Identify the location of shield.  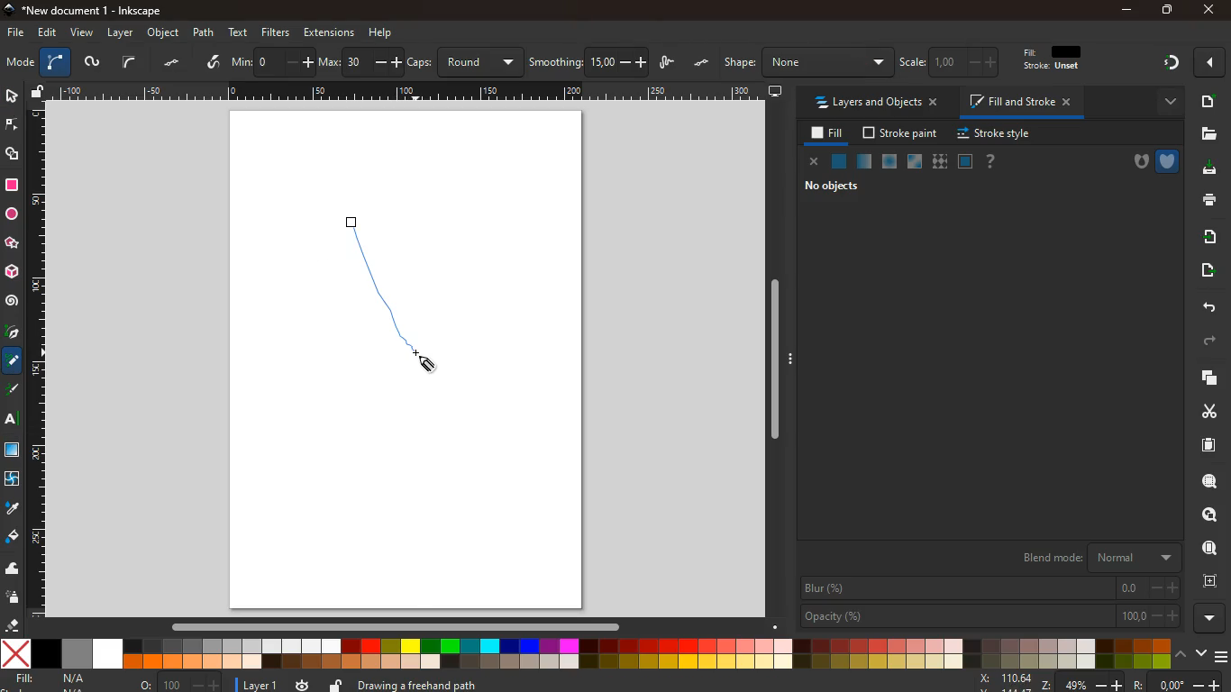
(1169, 161).